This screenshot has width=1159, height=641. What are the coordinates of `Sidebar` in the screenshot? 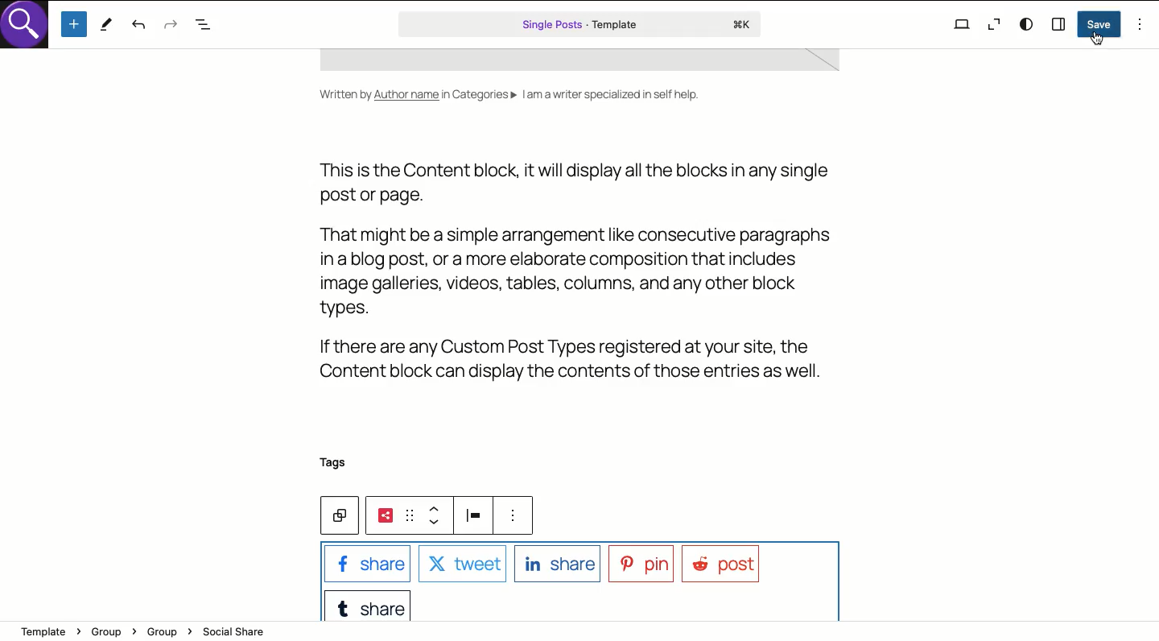 It's located at (1059, 23).